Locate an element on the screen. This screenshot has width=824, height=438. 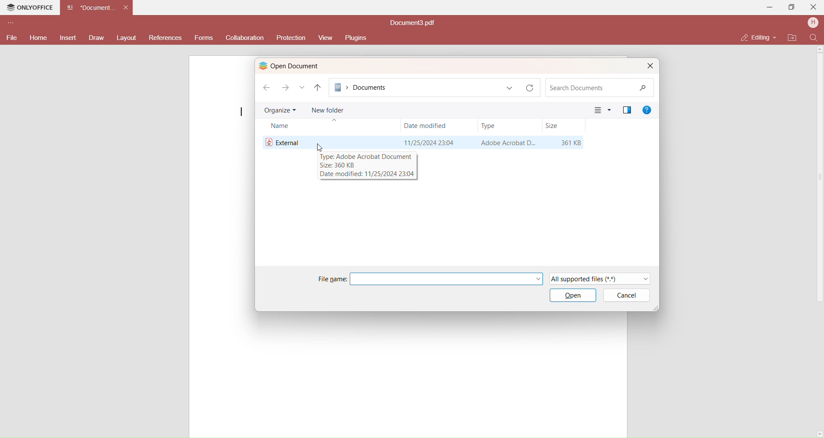
Referenecs is located at coordinates (165, 39).